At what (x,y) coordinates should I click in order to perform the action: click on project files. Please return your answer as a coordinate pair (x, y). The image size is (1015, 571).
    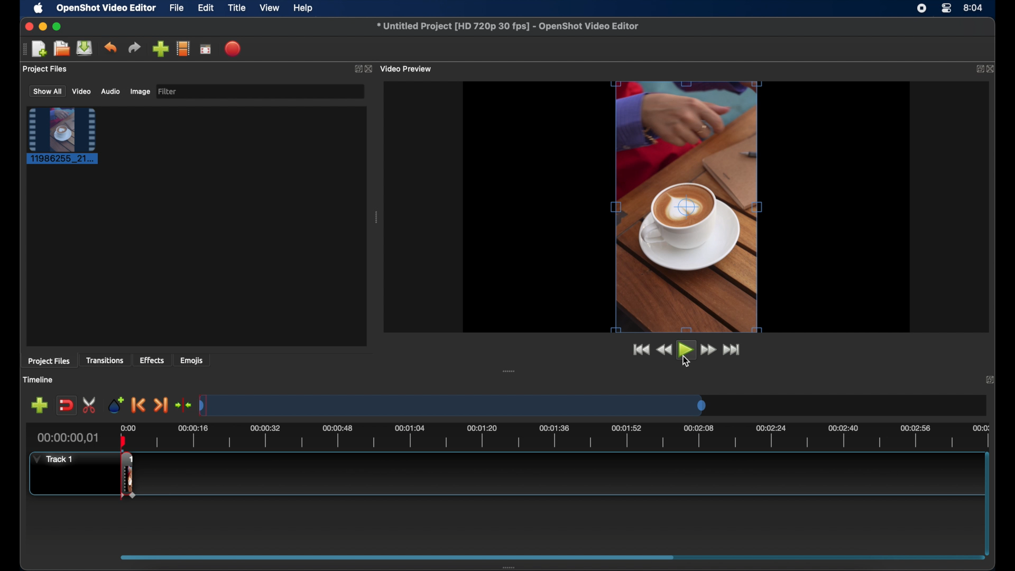
    Looking at the image, I should click on (46, 69).